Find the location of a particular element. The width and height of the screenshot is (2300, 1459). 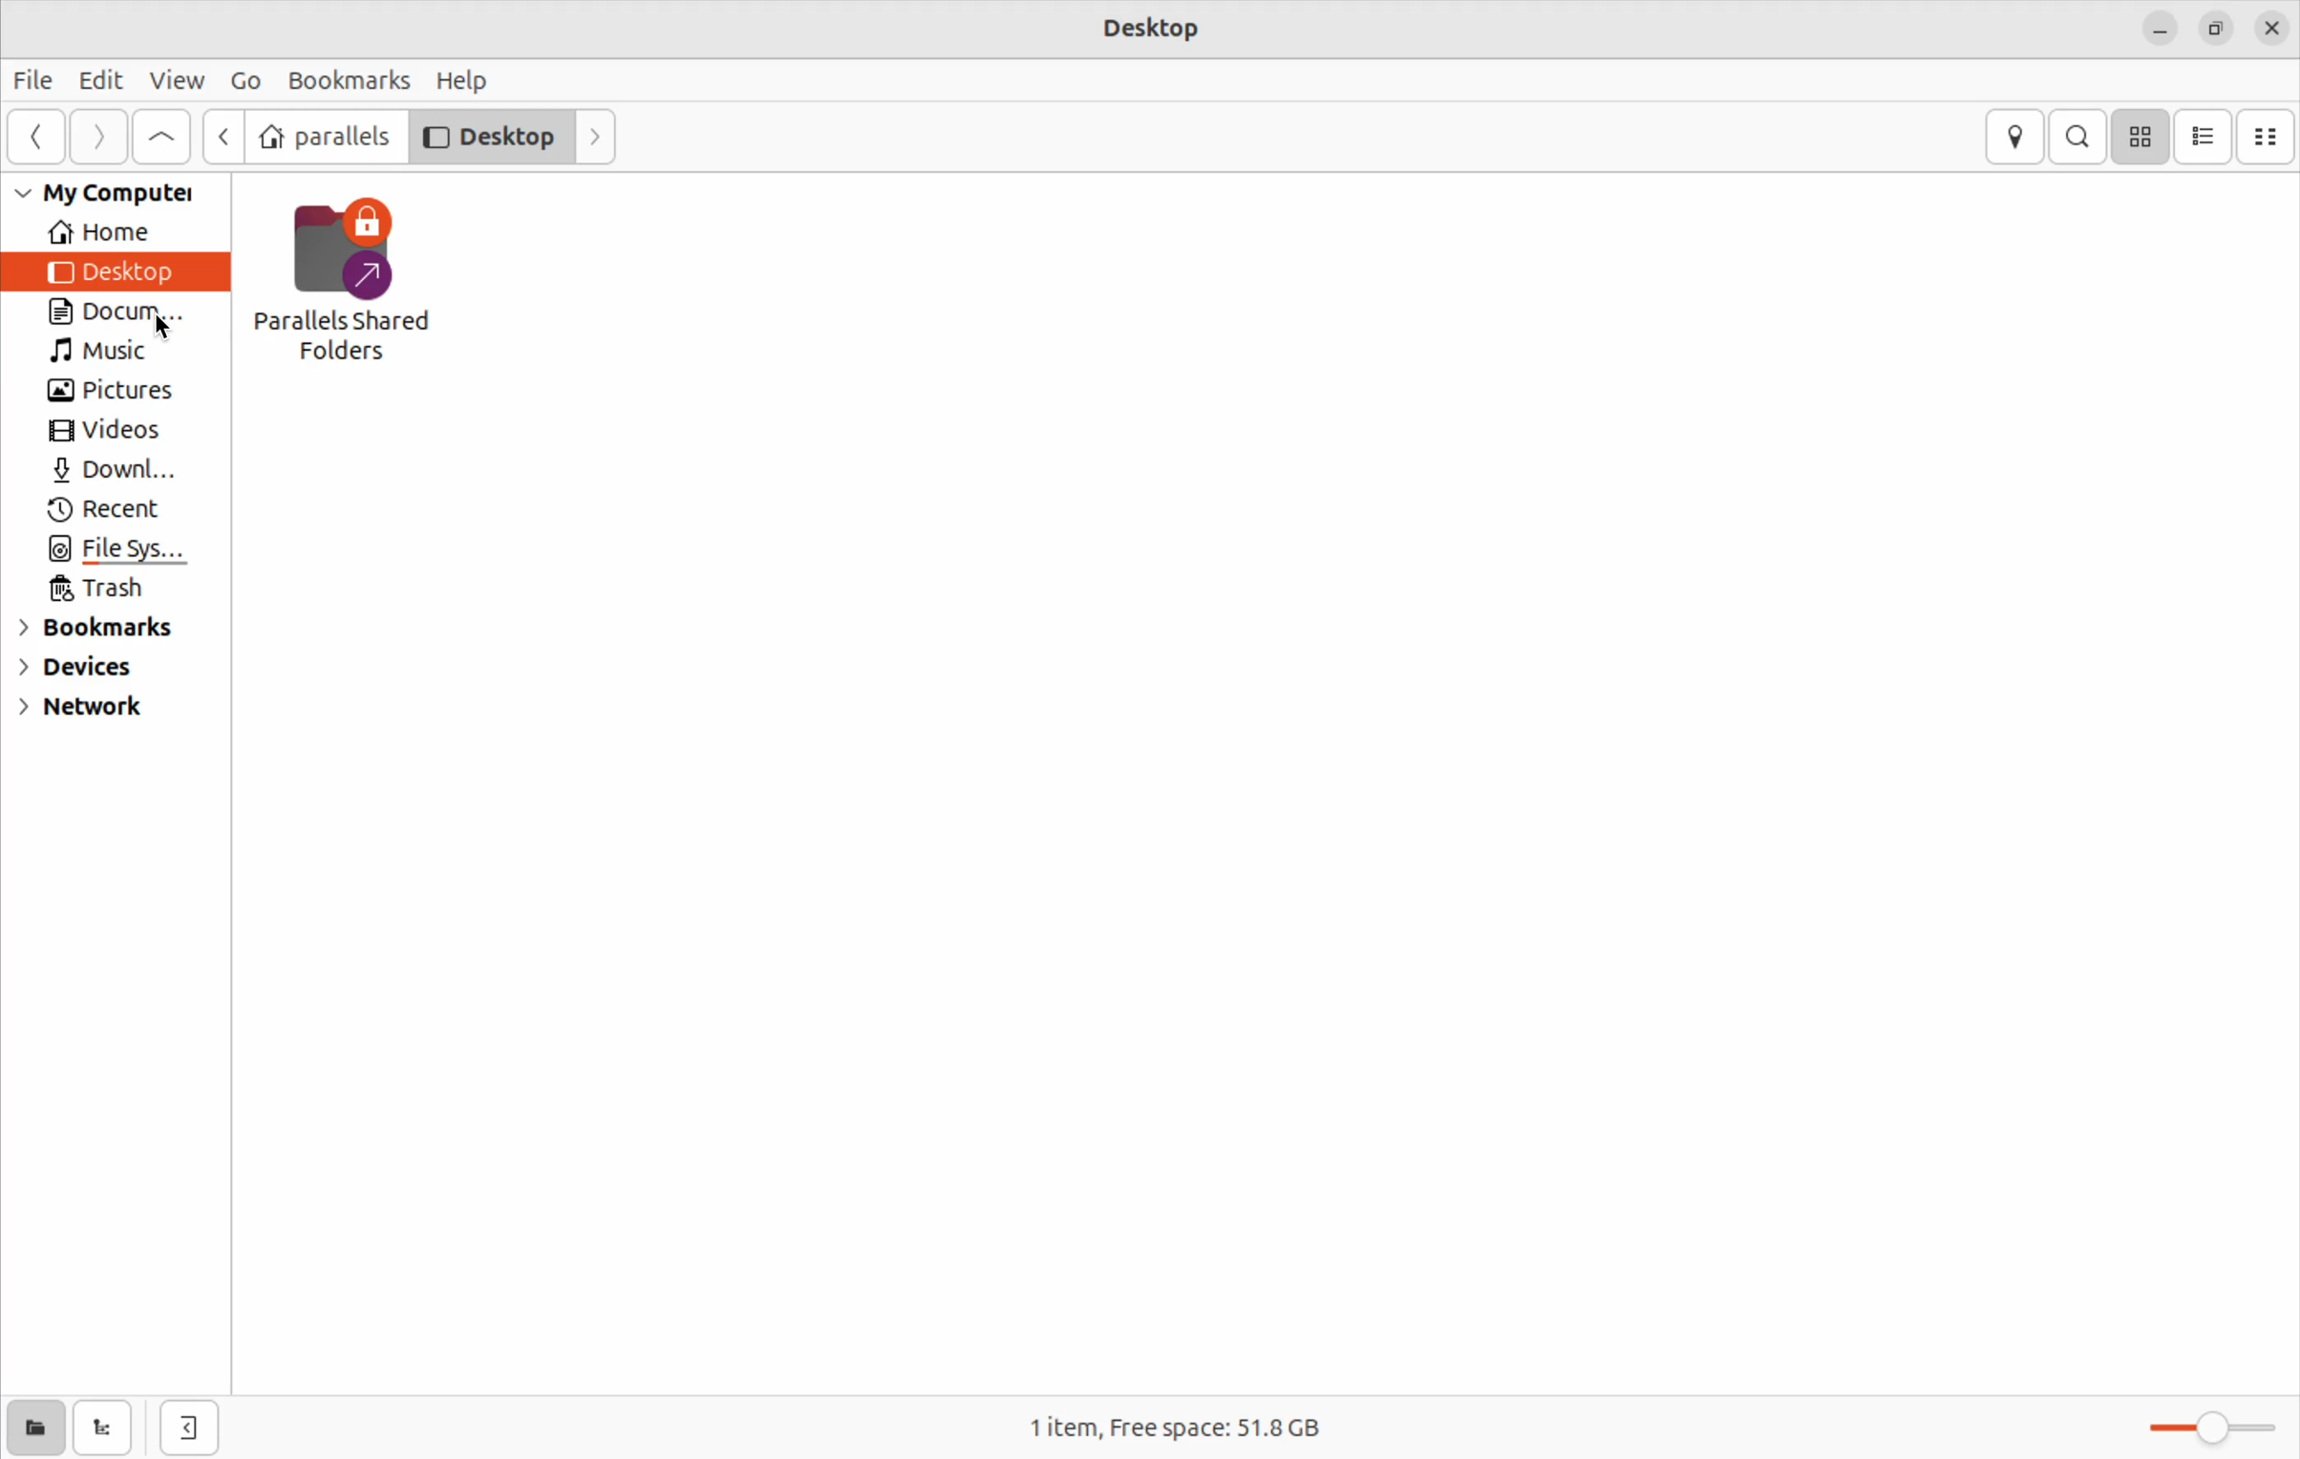

File system is located at coordinates (118, 552).